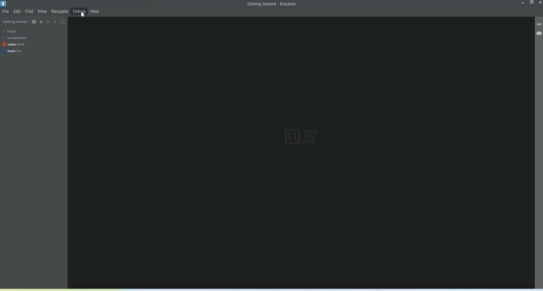 The image size is (543, 291). Describe the element at coordinates (12, 51) in the screenshot. I see `main.css` at that location.